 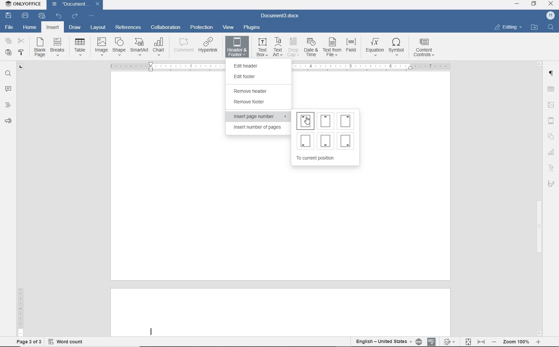 What do you see at coordinates (375, 47) in the screenshot?
I see `EQUATION` at bounding box center [375, 47].